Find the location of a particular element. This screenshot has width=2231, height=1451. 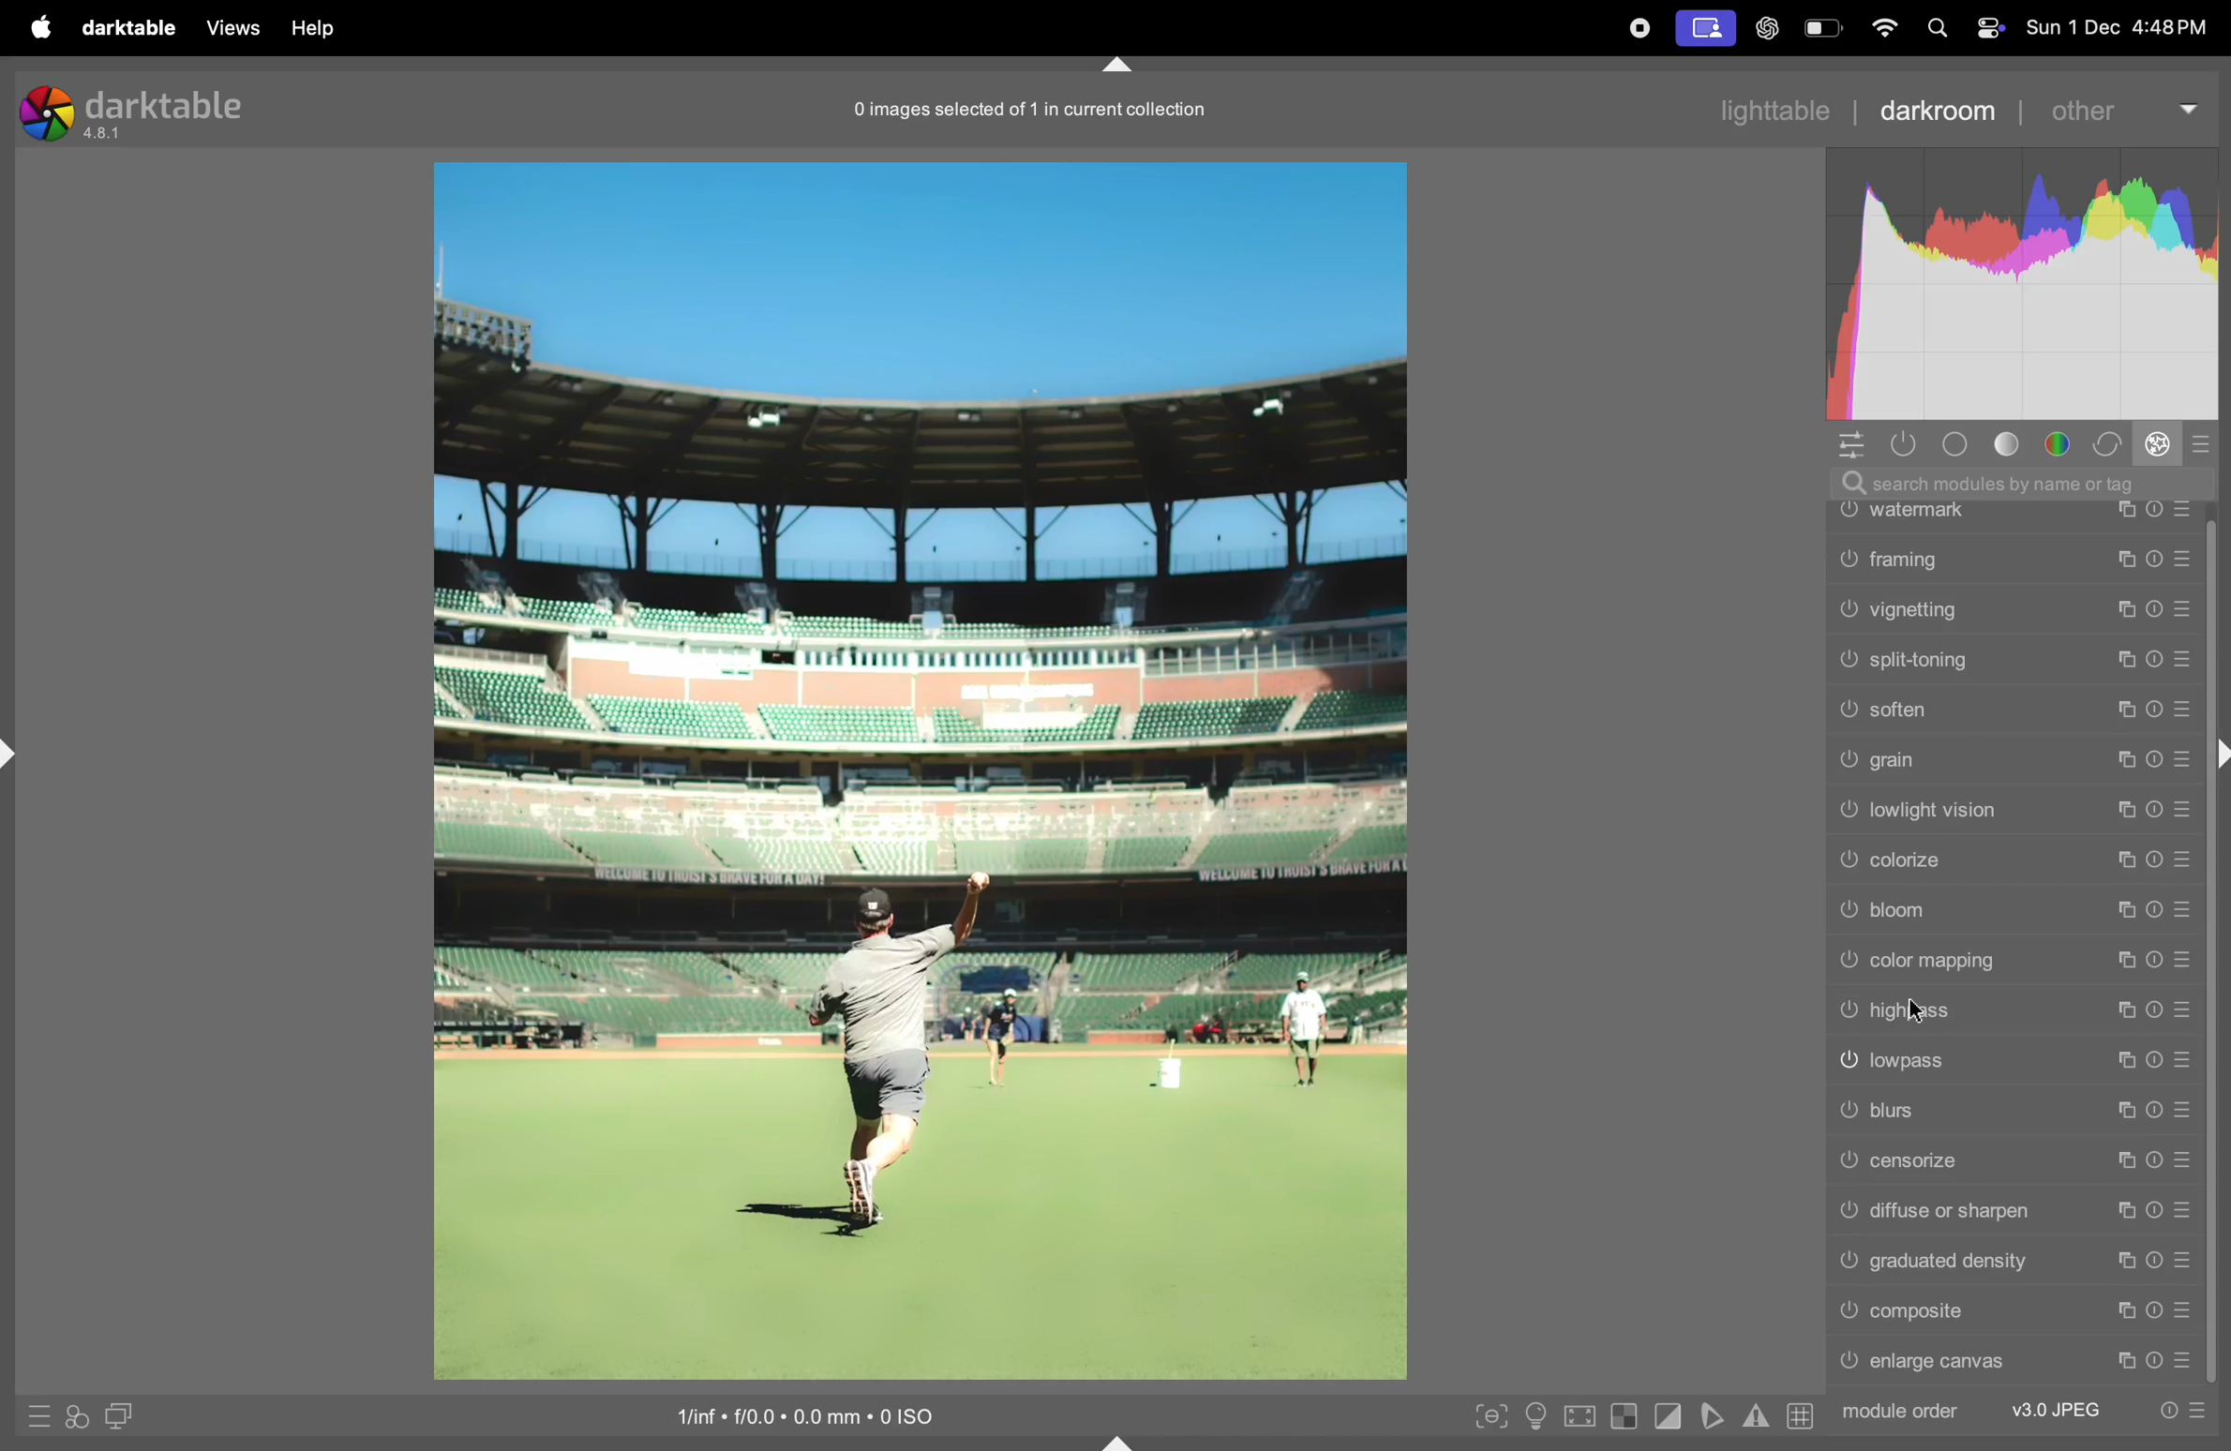

preset options is located at coordinates (2182, 1411).